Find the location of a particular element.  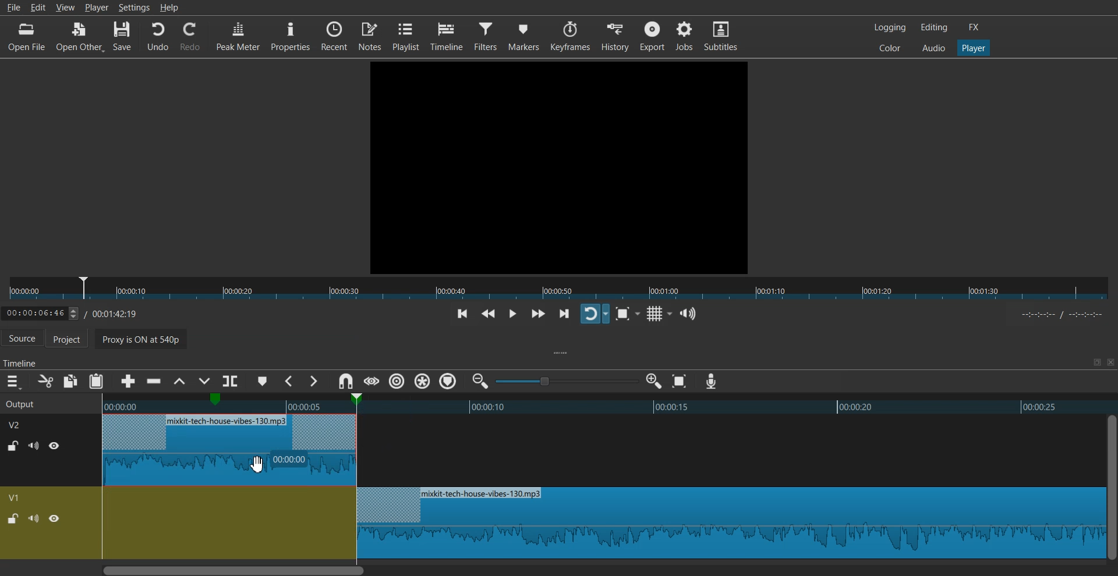

Timeline is located at coordinates (79, 311).